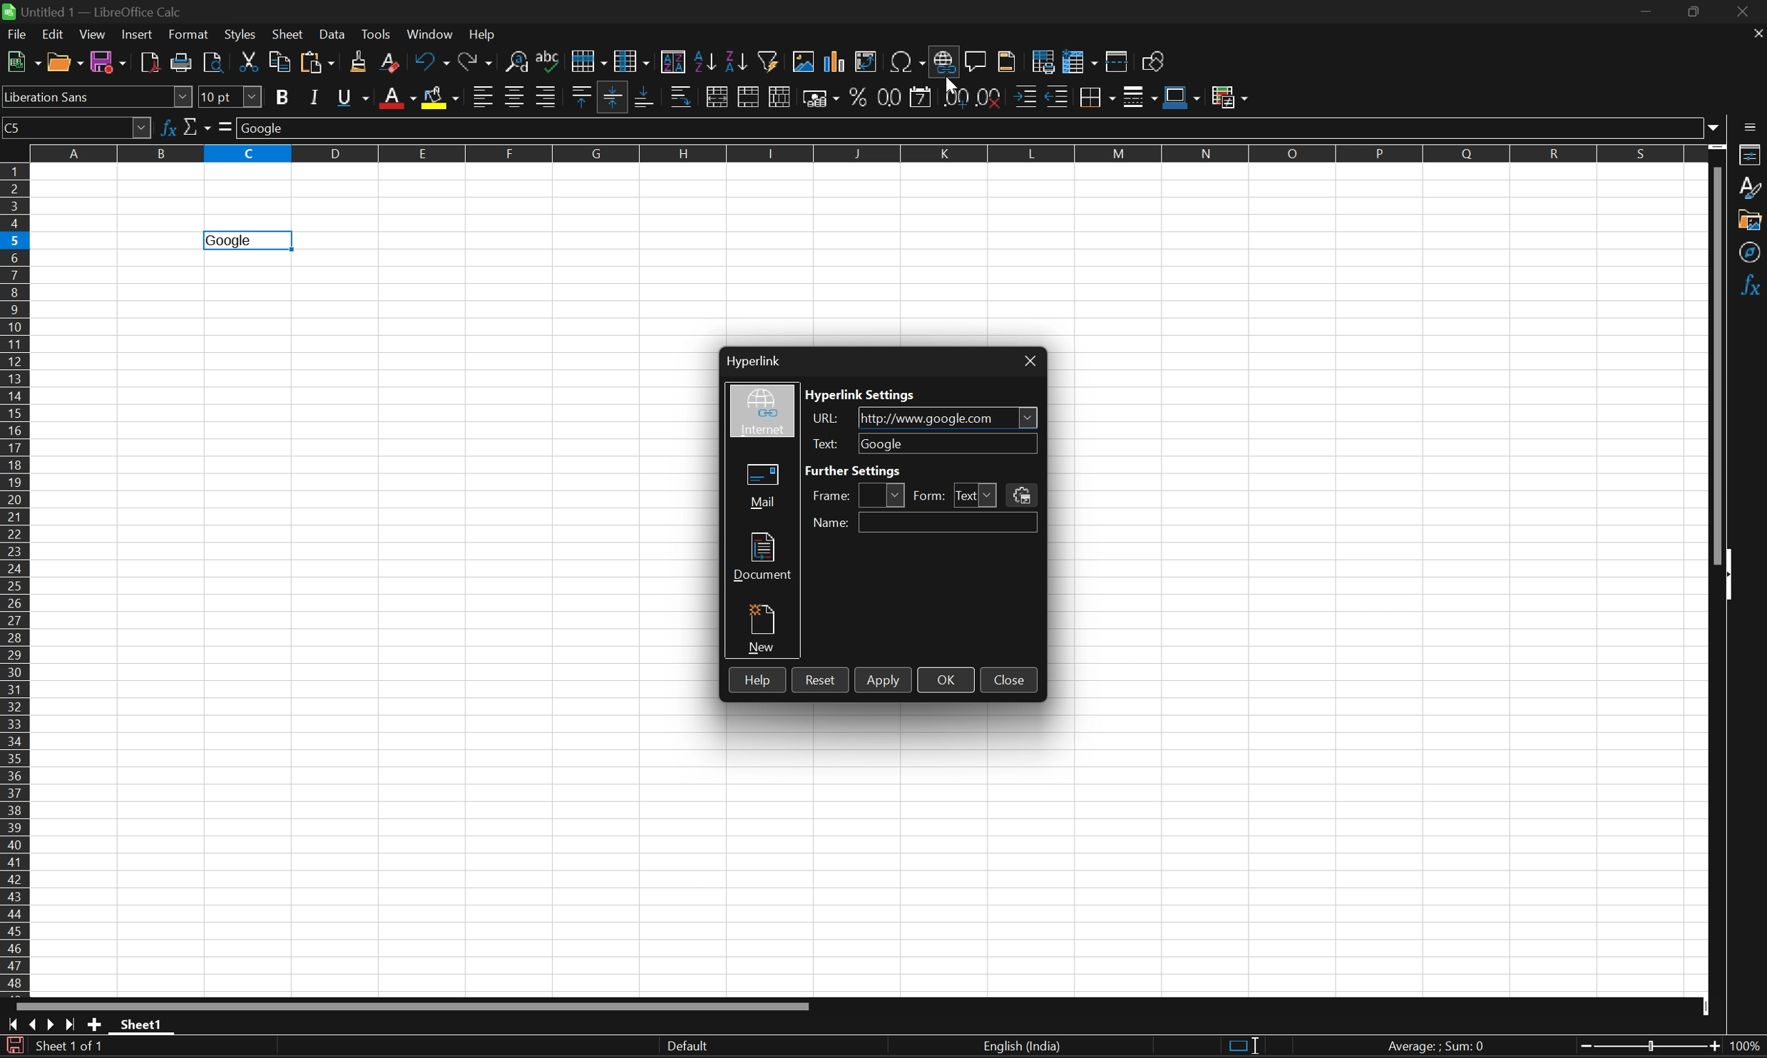 This screenshot has width=1767, height=1058. What do you see at coordinates (414, 1006) in the screenshot?
I see `Scroll bar` at bounding box center [414, 1006].